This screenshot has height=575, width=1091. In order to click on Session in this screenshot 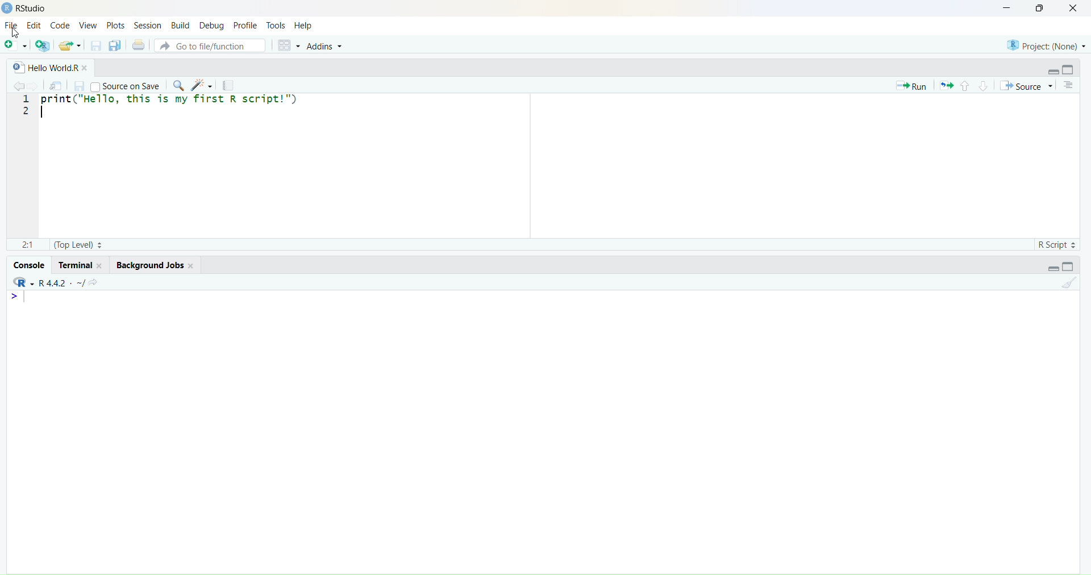, I will do `click(147, 24)`.